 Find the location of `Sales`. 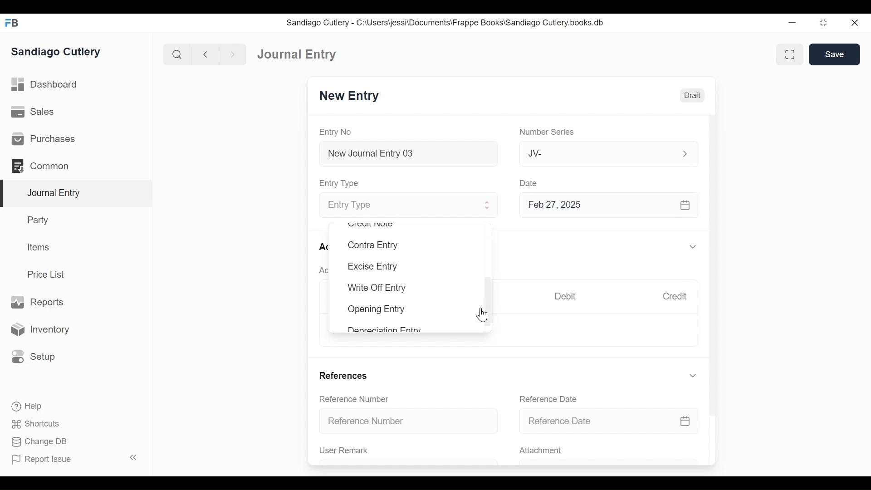

Sales is located at coordinates (33, 111).